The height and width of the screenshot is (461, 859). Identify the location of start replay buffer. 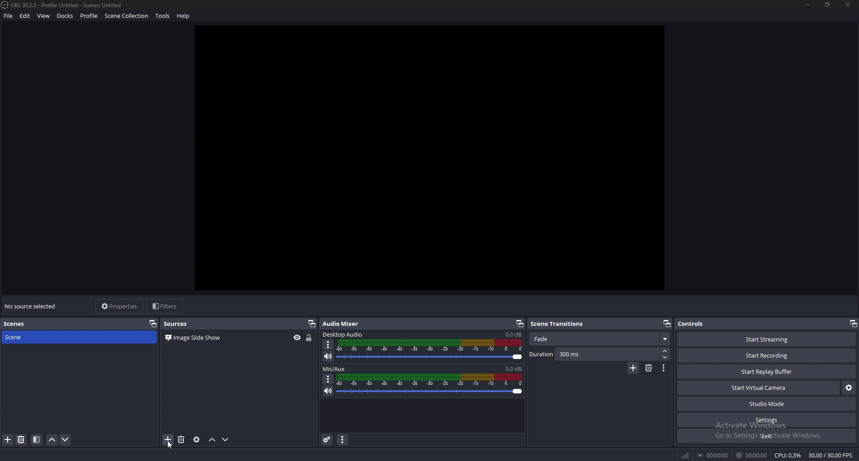
(766, 371).